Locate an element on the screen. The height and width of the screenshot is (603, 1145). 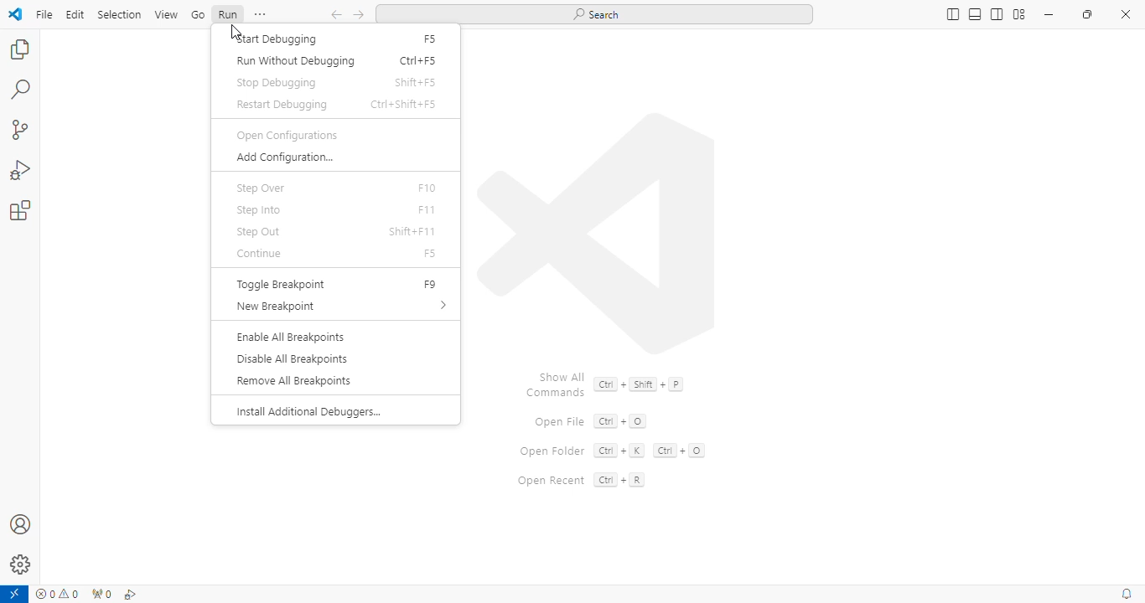
search is located at coordinates (22, 89).